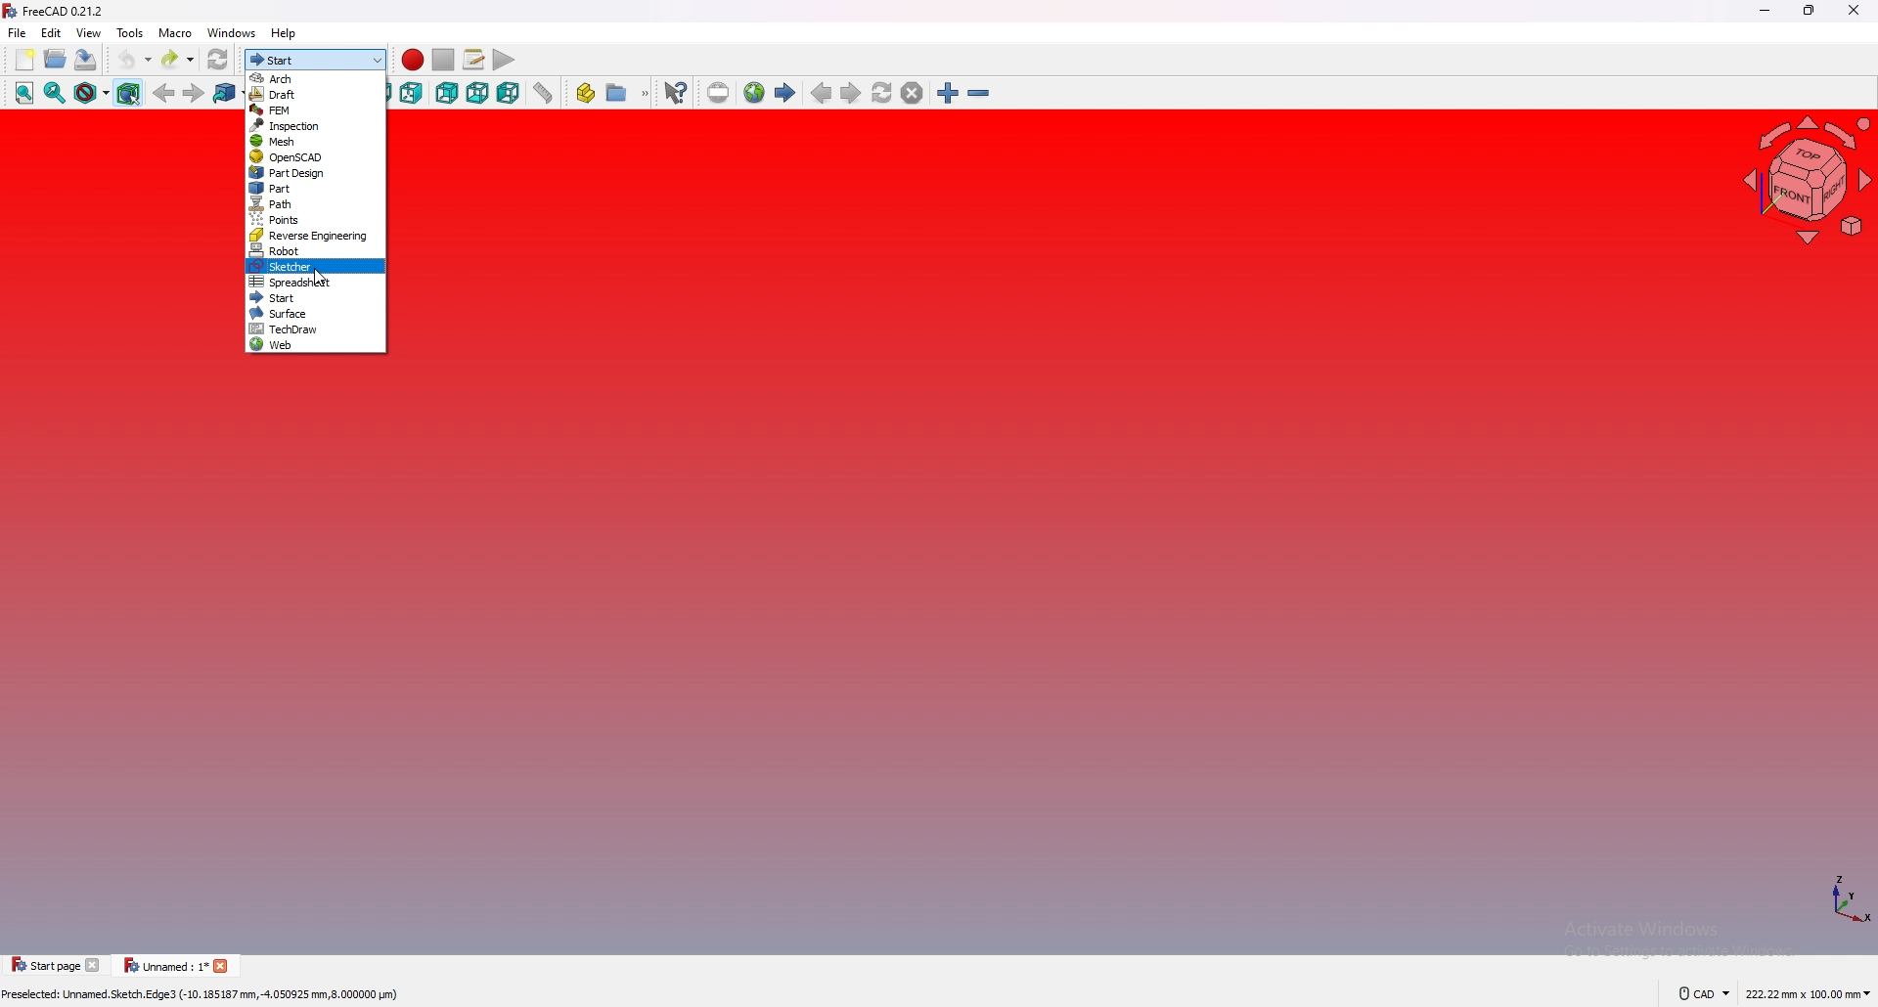 Image resolution: width=1878 pixels, height=1007 pixels. I want to click on measure distance, so click(544, 93).